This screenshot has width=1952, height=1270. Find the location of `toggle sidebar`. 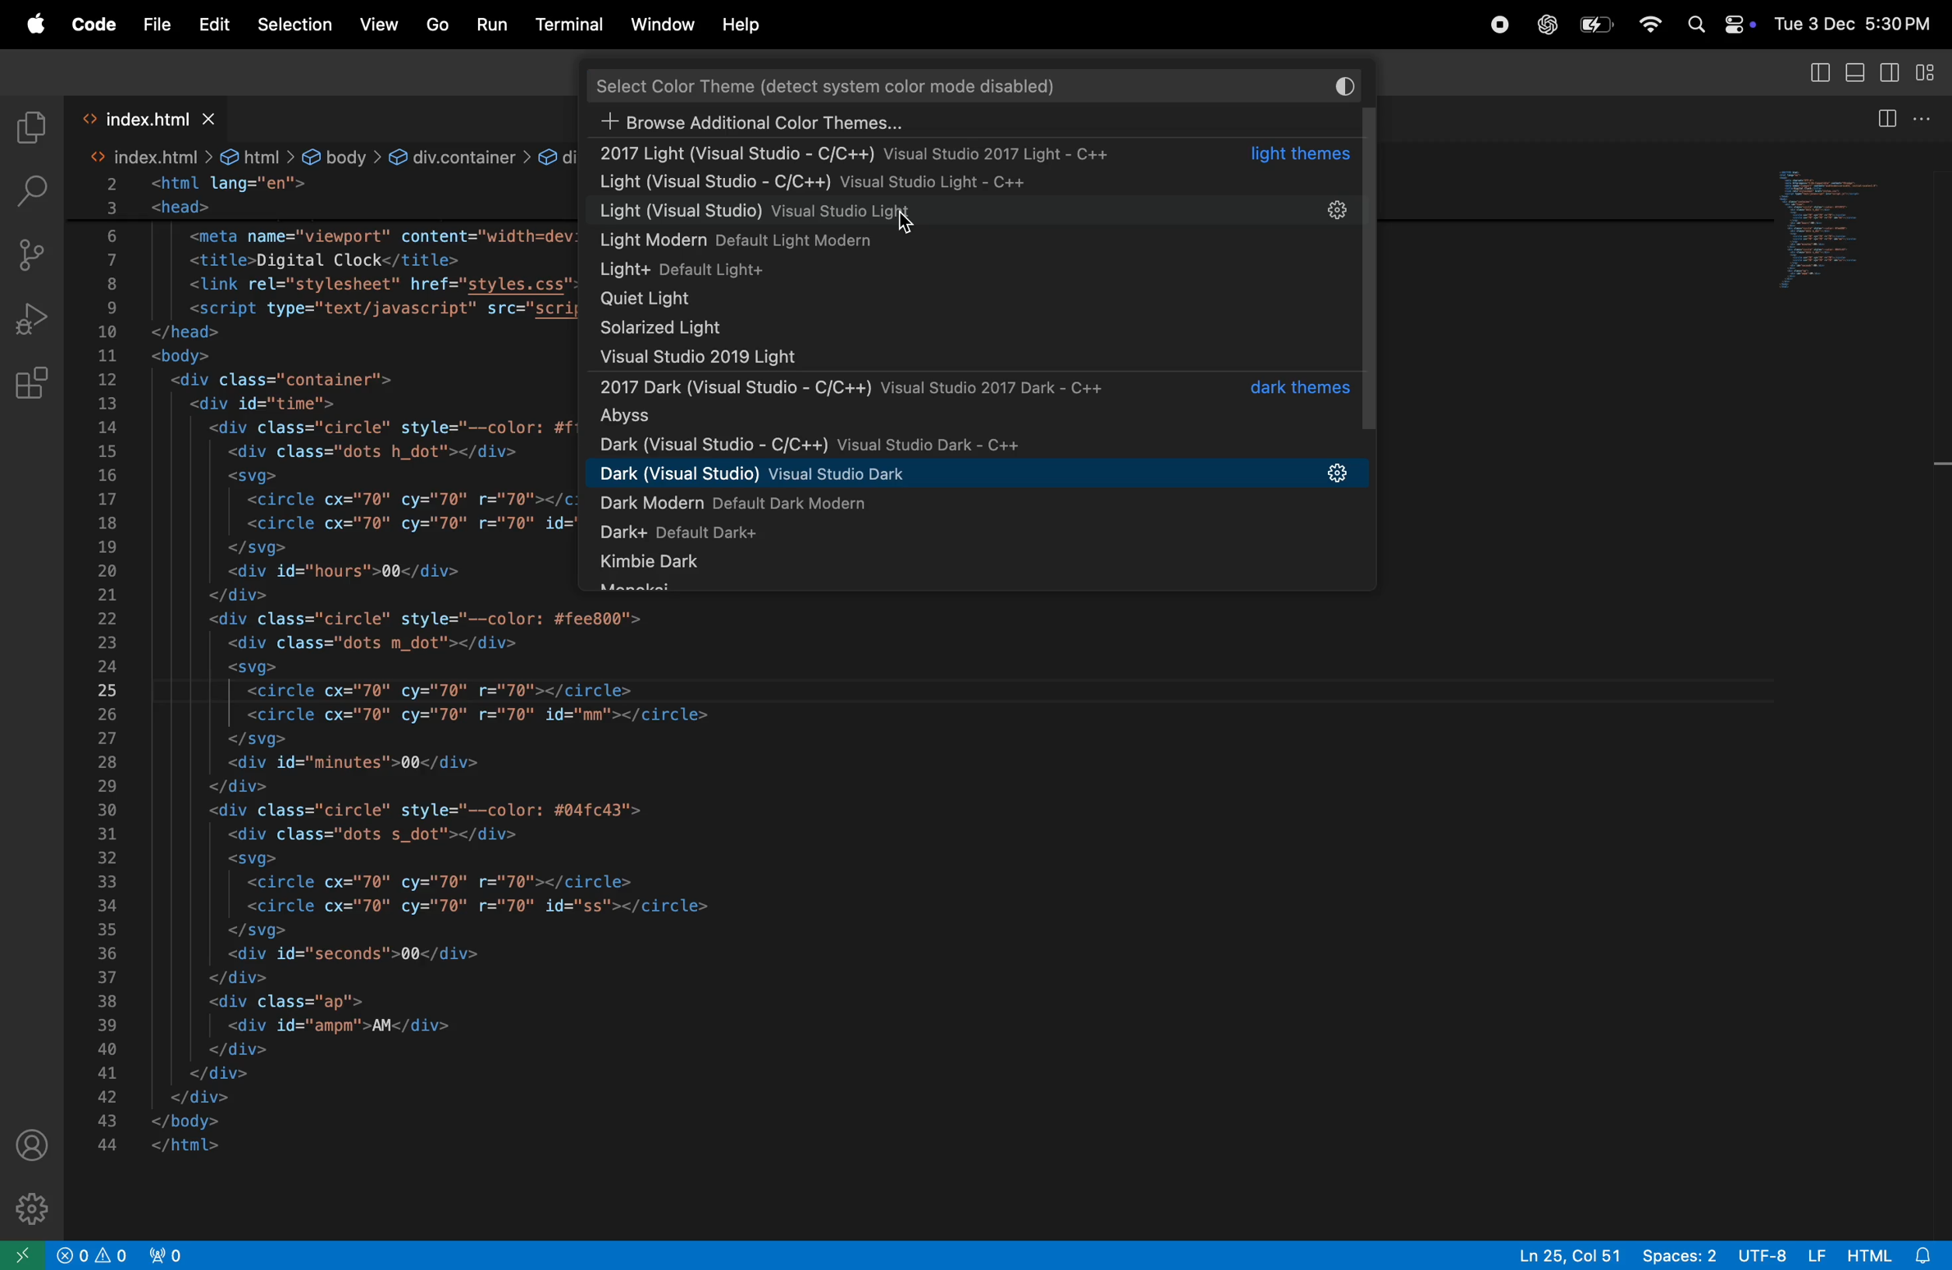

toggle sidebar is located at coordinates (1896, 75).